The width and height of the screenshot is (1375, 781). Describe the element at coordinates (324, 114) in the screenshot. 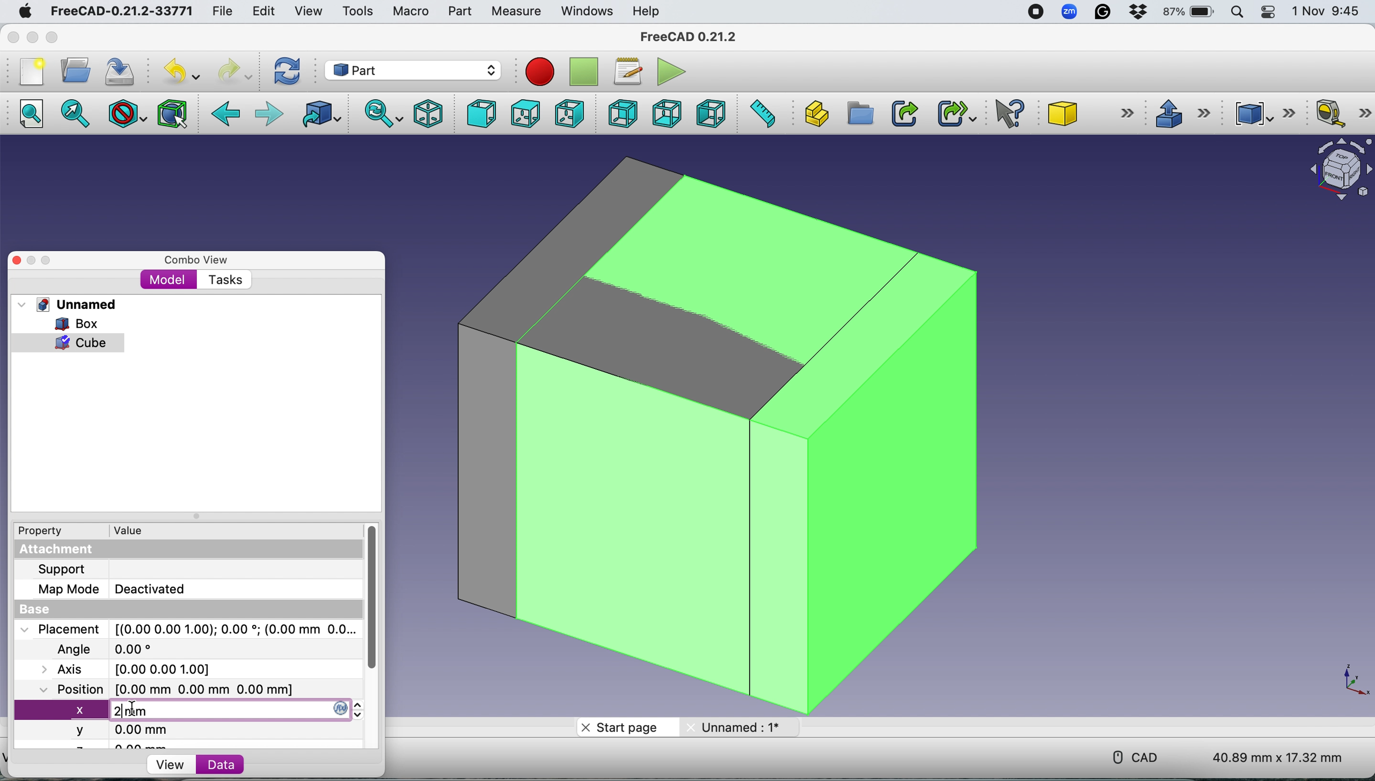

I see `Go to linked object` at that location.